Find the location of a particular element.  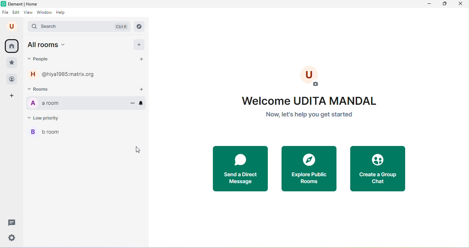

add room is located at coordinates (142, 89).